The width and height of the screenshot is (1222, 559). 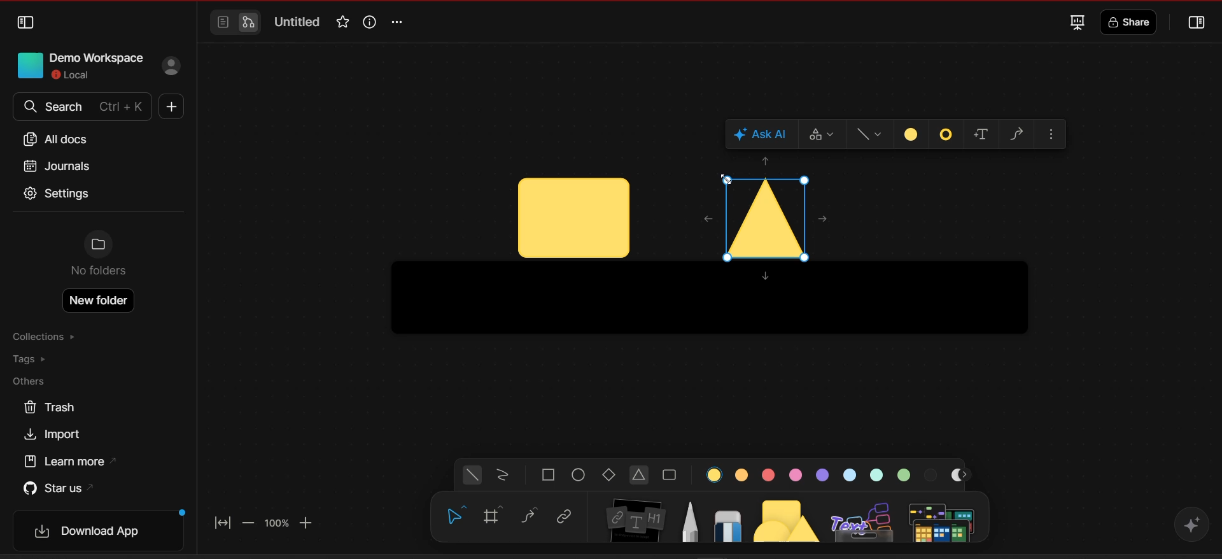 I want to click on color 1, so click(x=715, y=474).